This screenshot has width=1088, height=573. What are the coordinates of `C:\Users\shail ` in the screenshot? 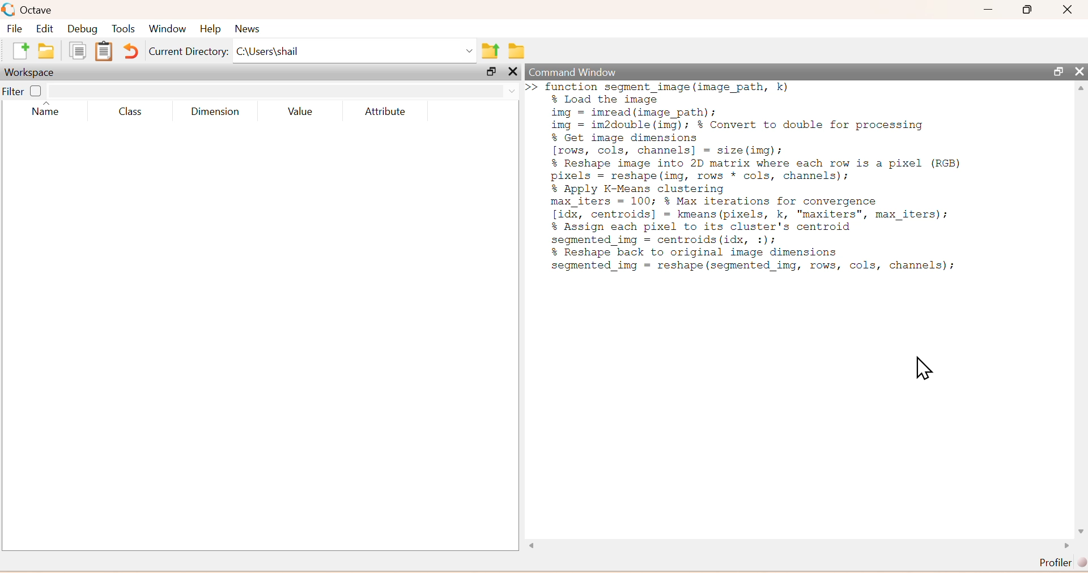 It's located at (356, 53).